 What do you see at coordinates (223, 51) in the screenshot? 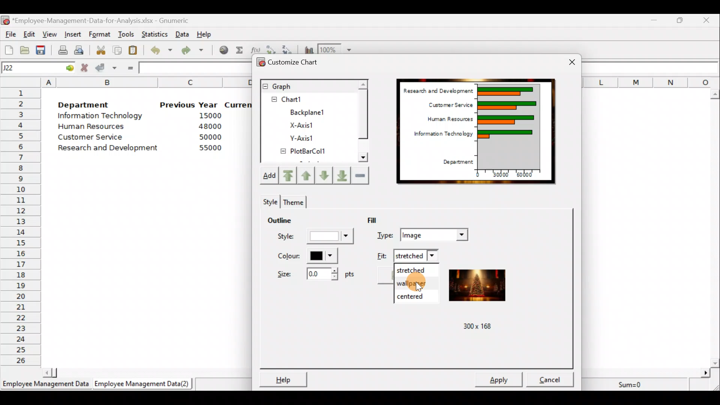
I see `Insert hyperlink` at bounding box center [223, 51].